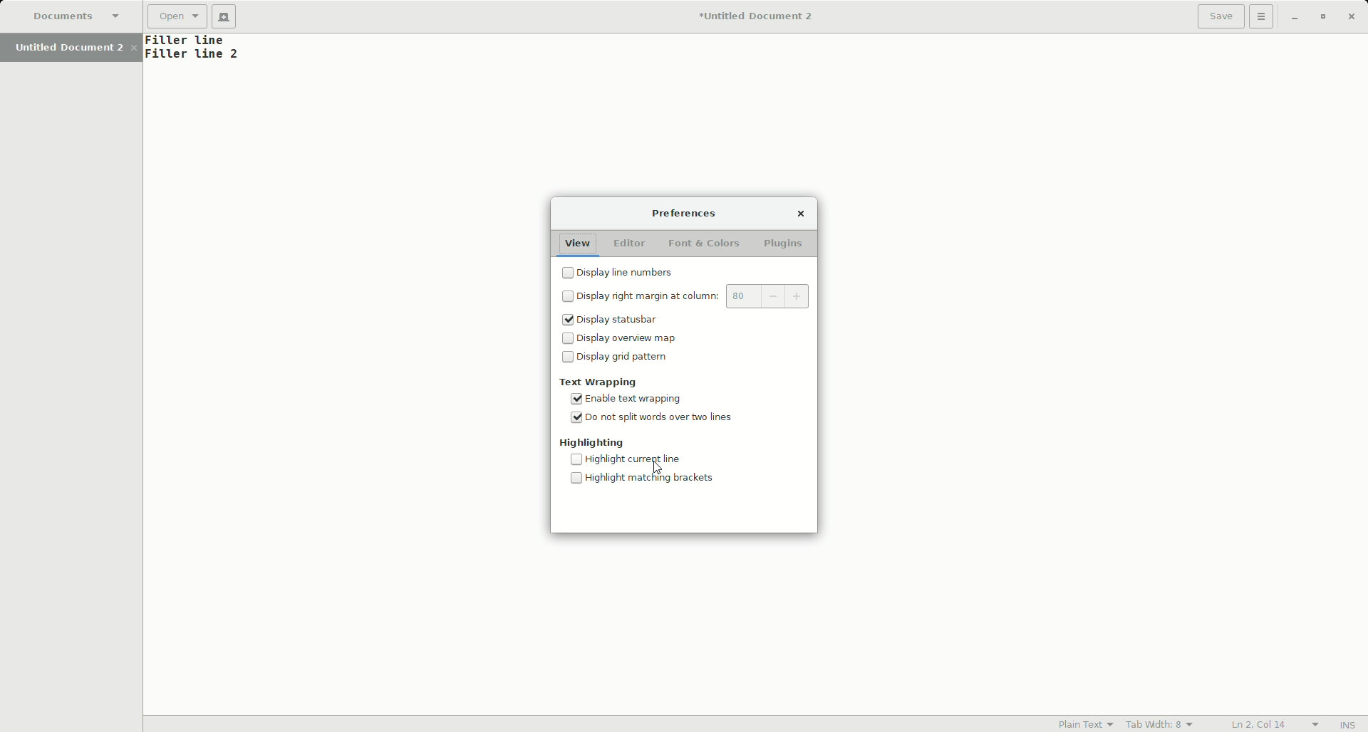  I want to click on Text Wrapping, so click(600, 382).